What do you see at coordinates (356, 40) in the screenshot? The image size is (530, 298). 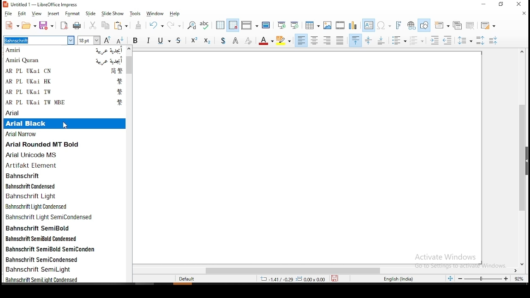 I see `align top` at bounding box center [356, 40].